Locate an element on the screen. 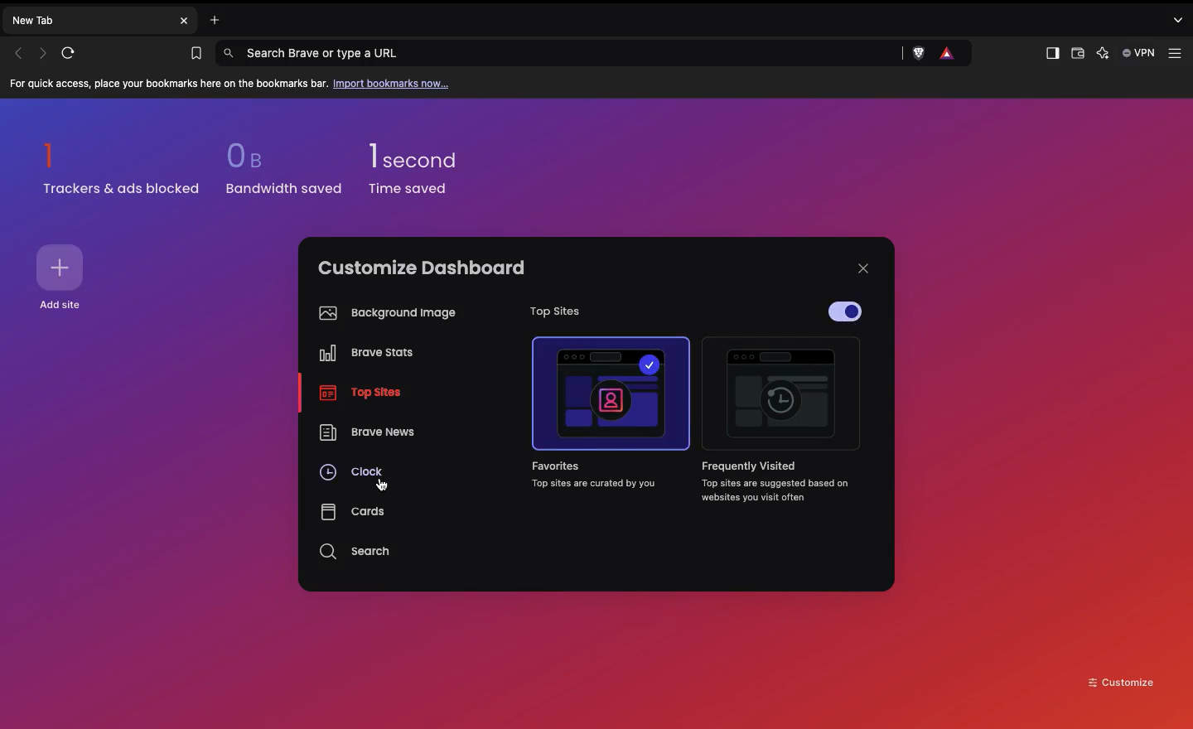 The width and height of the screenshot is (1193, 729). On top sites is located at coordinates (361, 394).